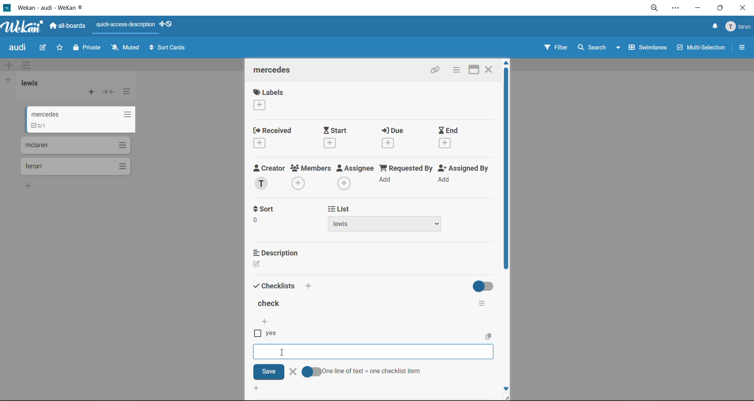 The height and width of the screenshot is (401, 754). Describe the element at coordinates (273, 139) in the screenshot. I see `recieved` at that location.